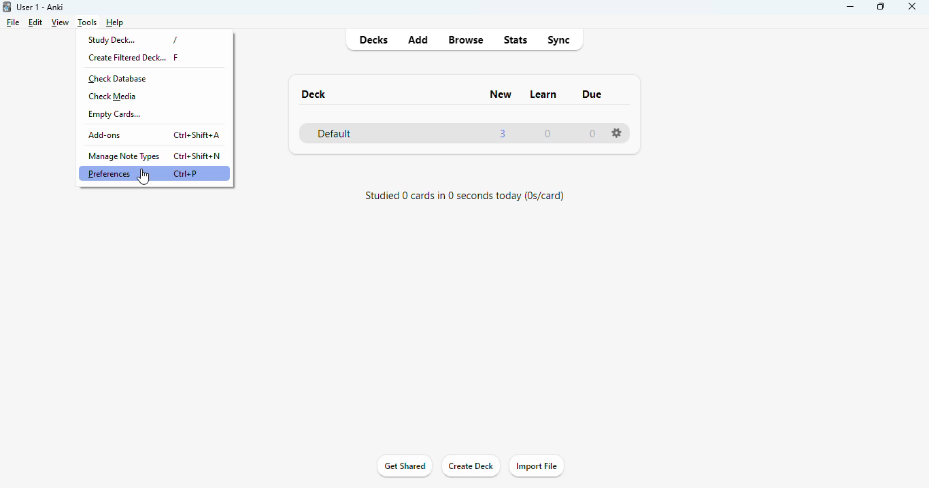  I want to click on 3, so click(503, 133).